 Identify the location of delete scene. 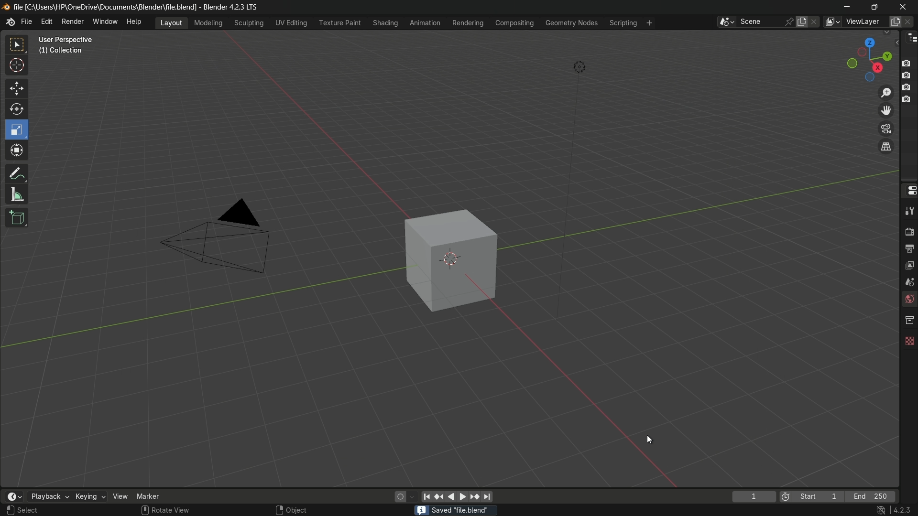
(815, 21).